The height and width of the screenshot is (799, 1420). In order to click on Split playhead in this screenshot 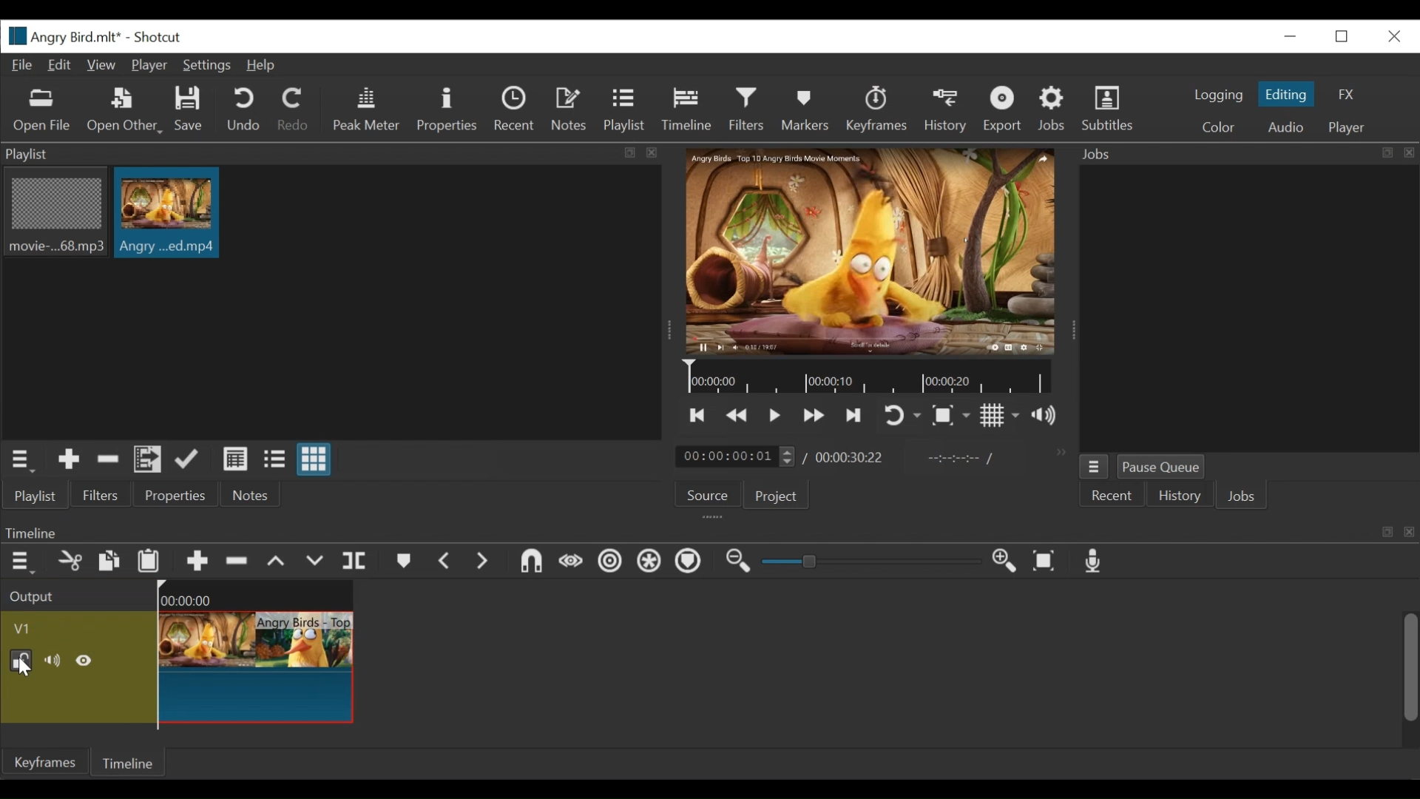, I will do `click(354, 564)`.